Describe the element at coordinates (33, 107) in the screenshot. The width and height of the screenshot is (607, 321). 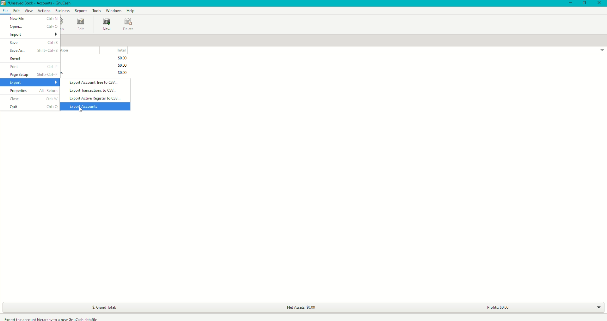
I see `Quit` at that location.